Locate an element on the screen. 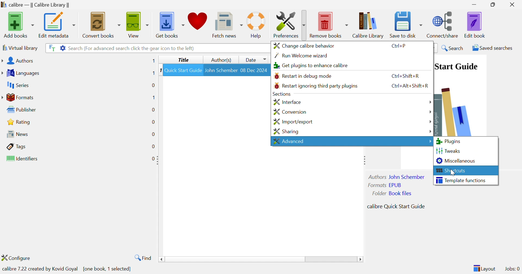 This screenshot has height=274, width=522. Edit metadata is located at coordinates (56, 25).